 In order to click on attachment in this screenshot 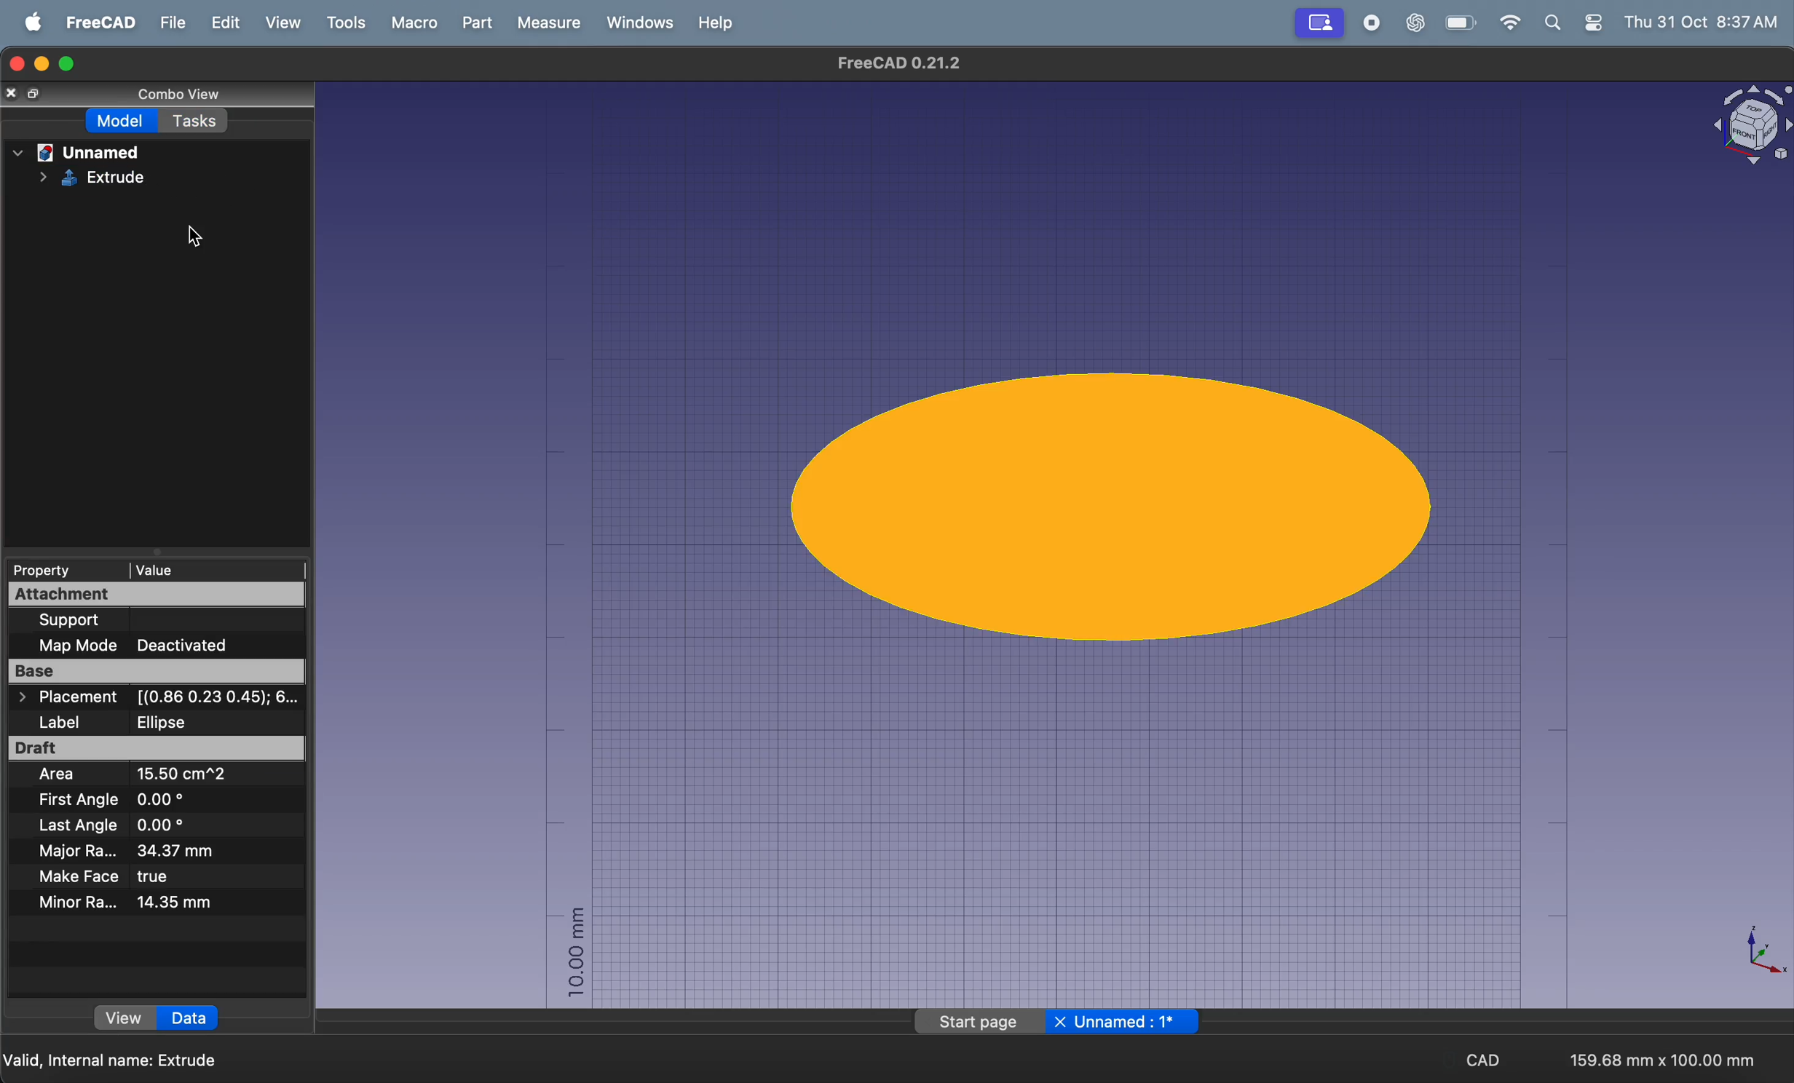, I will do `click(151, 594)`.